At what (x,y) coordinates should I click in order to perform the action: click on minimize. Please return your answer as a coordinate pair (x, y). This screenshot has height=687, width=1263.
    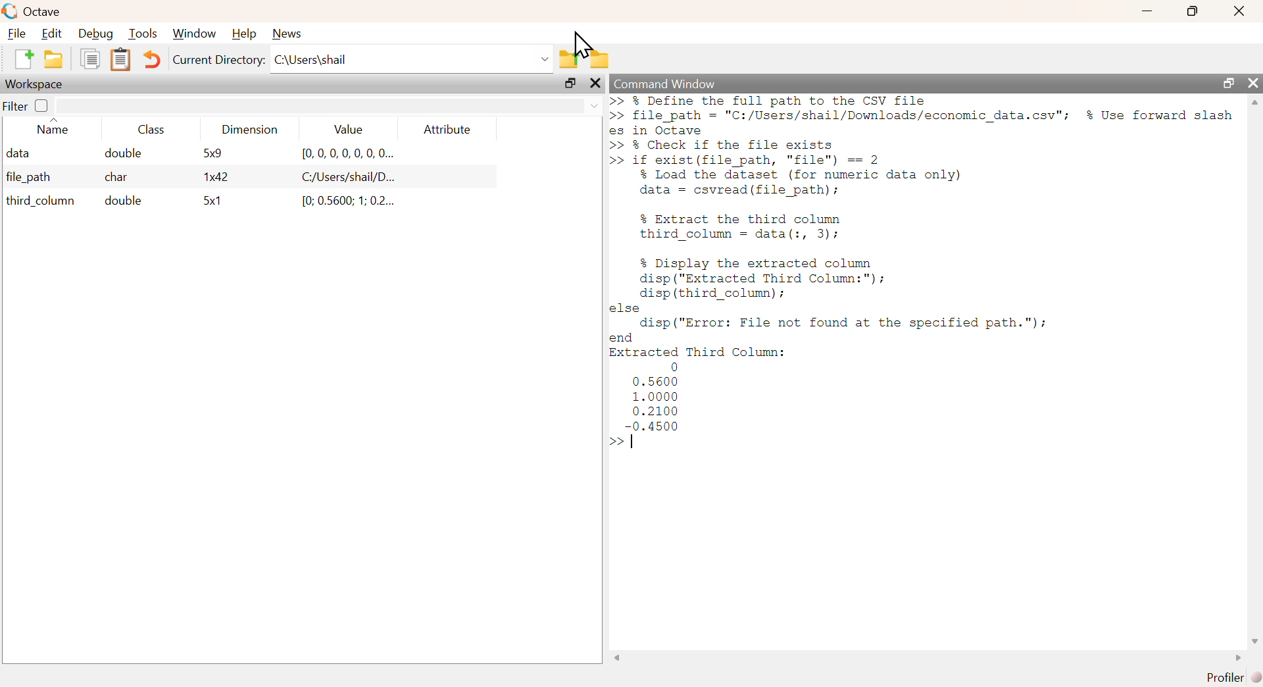
    Looking at the image, I should click on (1150, 13).